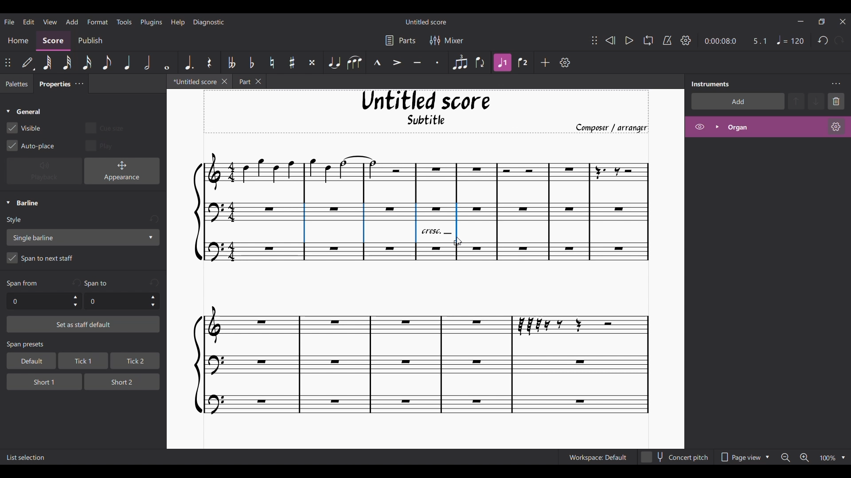 This screenshot has height=478, width=851. Describe the element at coordinates (19, 40) in the screenshot. I see `Home section` at that location.